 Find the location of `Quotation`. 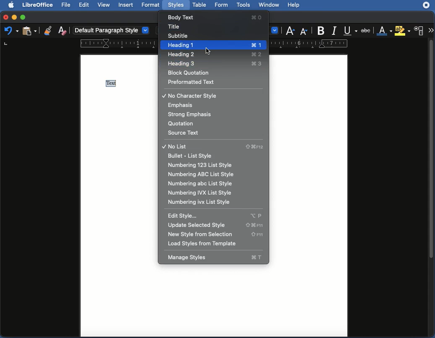

Quotation is located at coordinates (183, 124).